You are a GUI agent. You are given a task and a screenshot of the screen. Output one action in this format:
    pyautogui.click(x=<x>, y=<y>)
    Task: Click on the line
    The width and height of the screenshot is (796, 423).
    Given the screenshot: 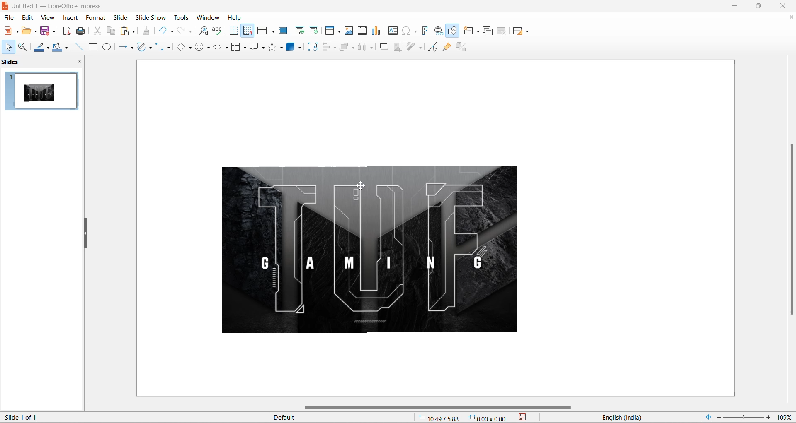 What is the action you would take?
    pyautogui.click(x=77, y=47)
    